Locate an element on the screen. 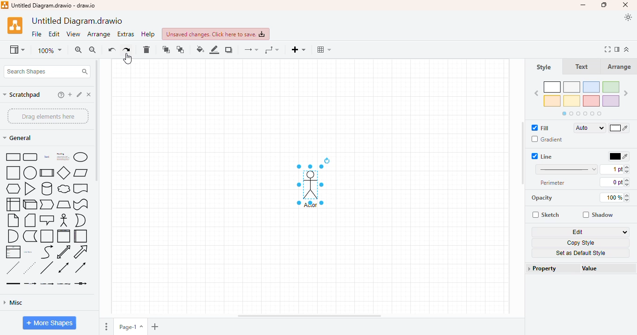  edit is located at coordinates (581, 232).